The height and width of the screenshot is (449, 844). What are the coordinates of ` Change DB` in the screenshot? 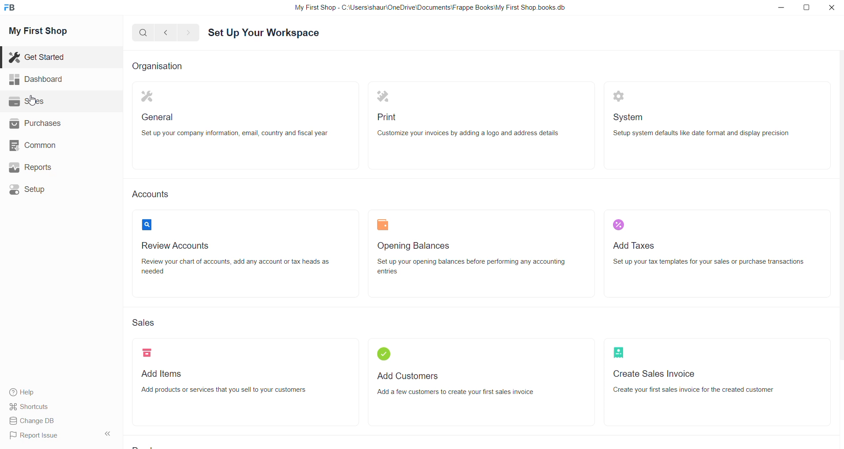 It's located at (34, 420).